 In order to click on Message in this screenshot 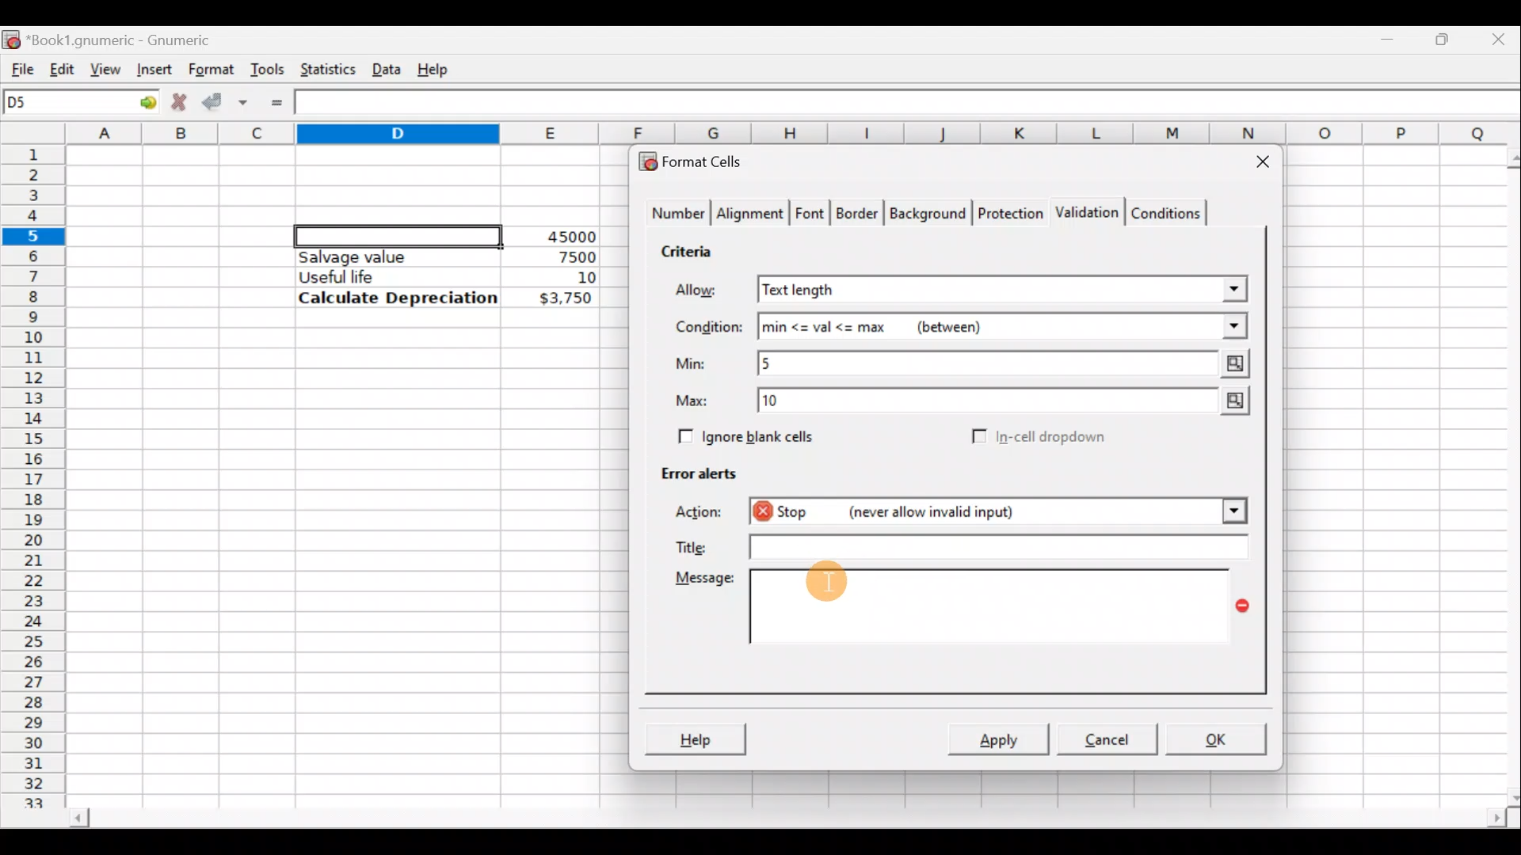, I will do `click(702, 581)`.